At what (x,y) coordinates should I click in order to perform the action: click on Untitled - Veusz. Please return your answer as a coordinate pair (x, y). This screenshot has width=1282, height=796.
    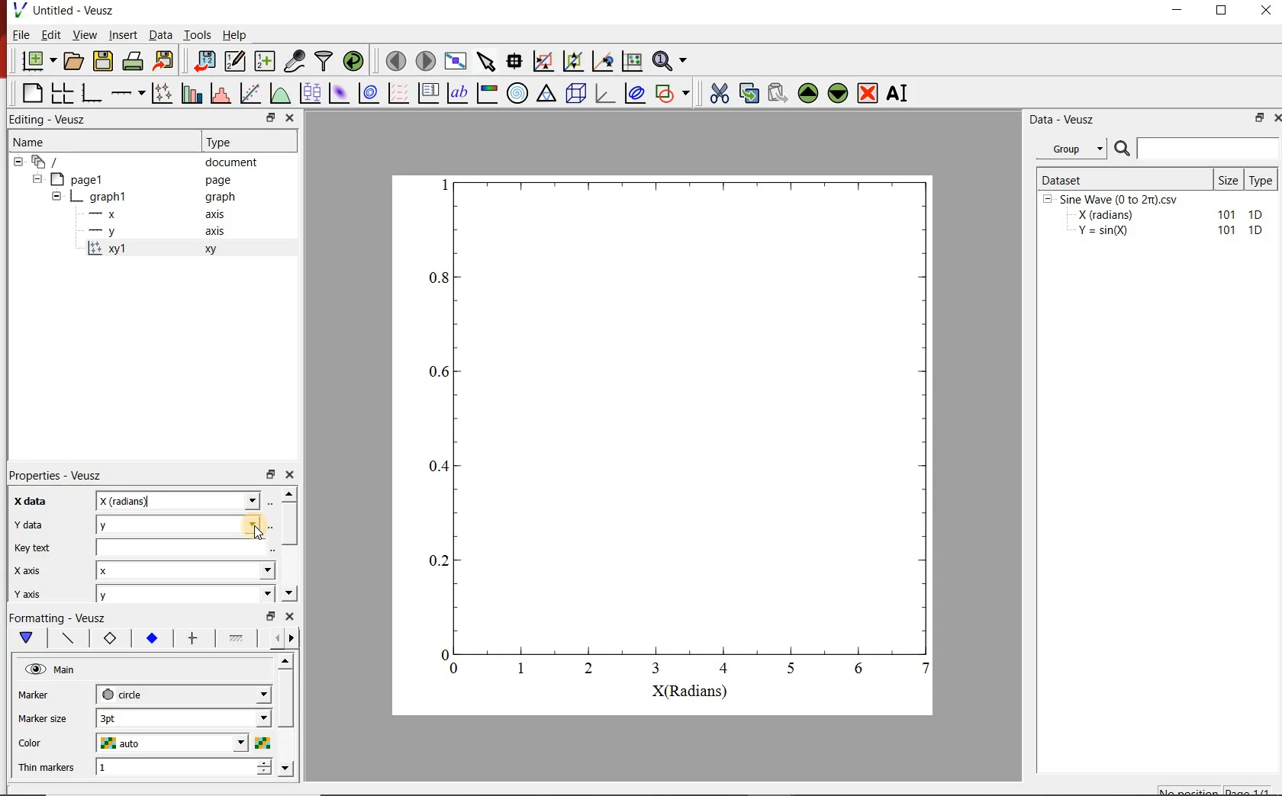
    Looking at the image, I should click on (75, 10).